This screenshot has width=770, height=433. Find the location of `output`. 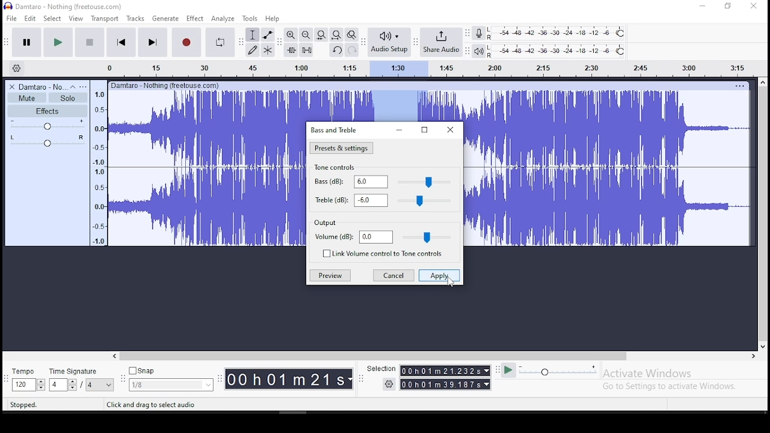

output is located at coordinates (325, 224).